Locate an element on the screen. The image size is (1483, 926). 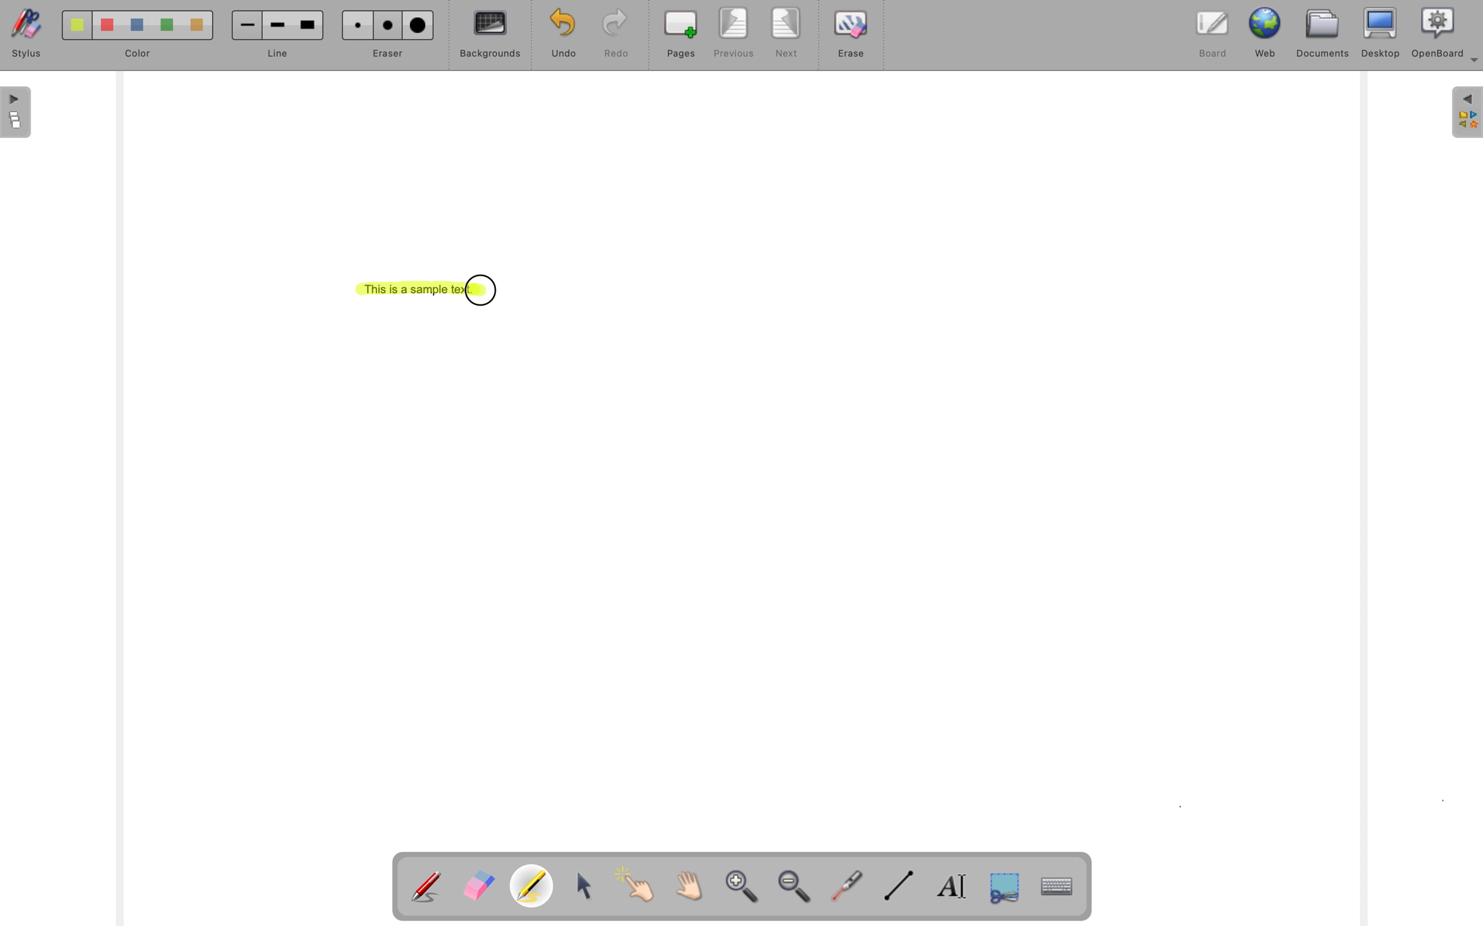
eraser is located at coordinates (389, 53).